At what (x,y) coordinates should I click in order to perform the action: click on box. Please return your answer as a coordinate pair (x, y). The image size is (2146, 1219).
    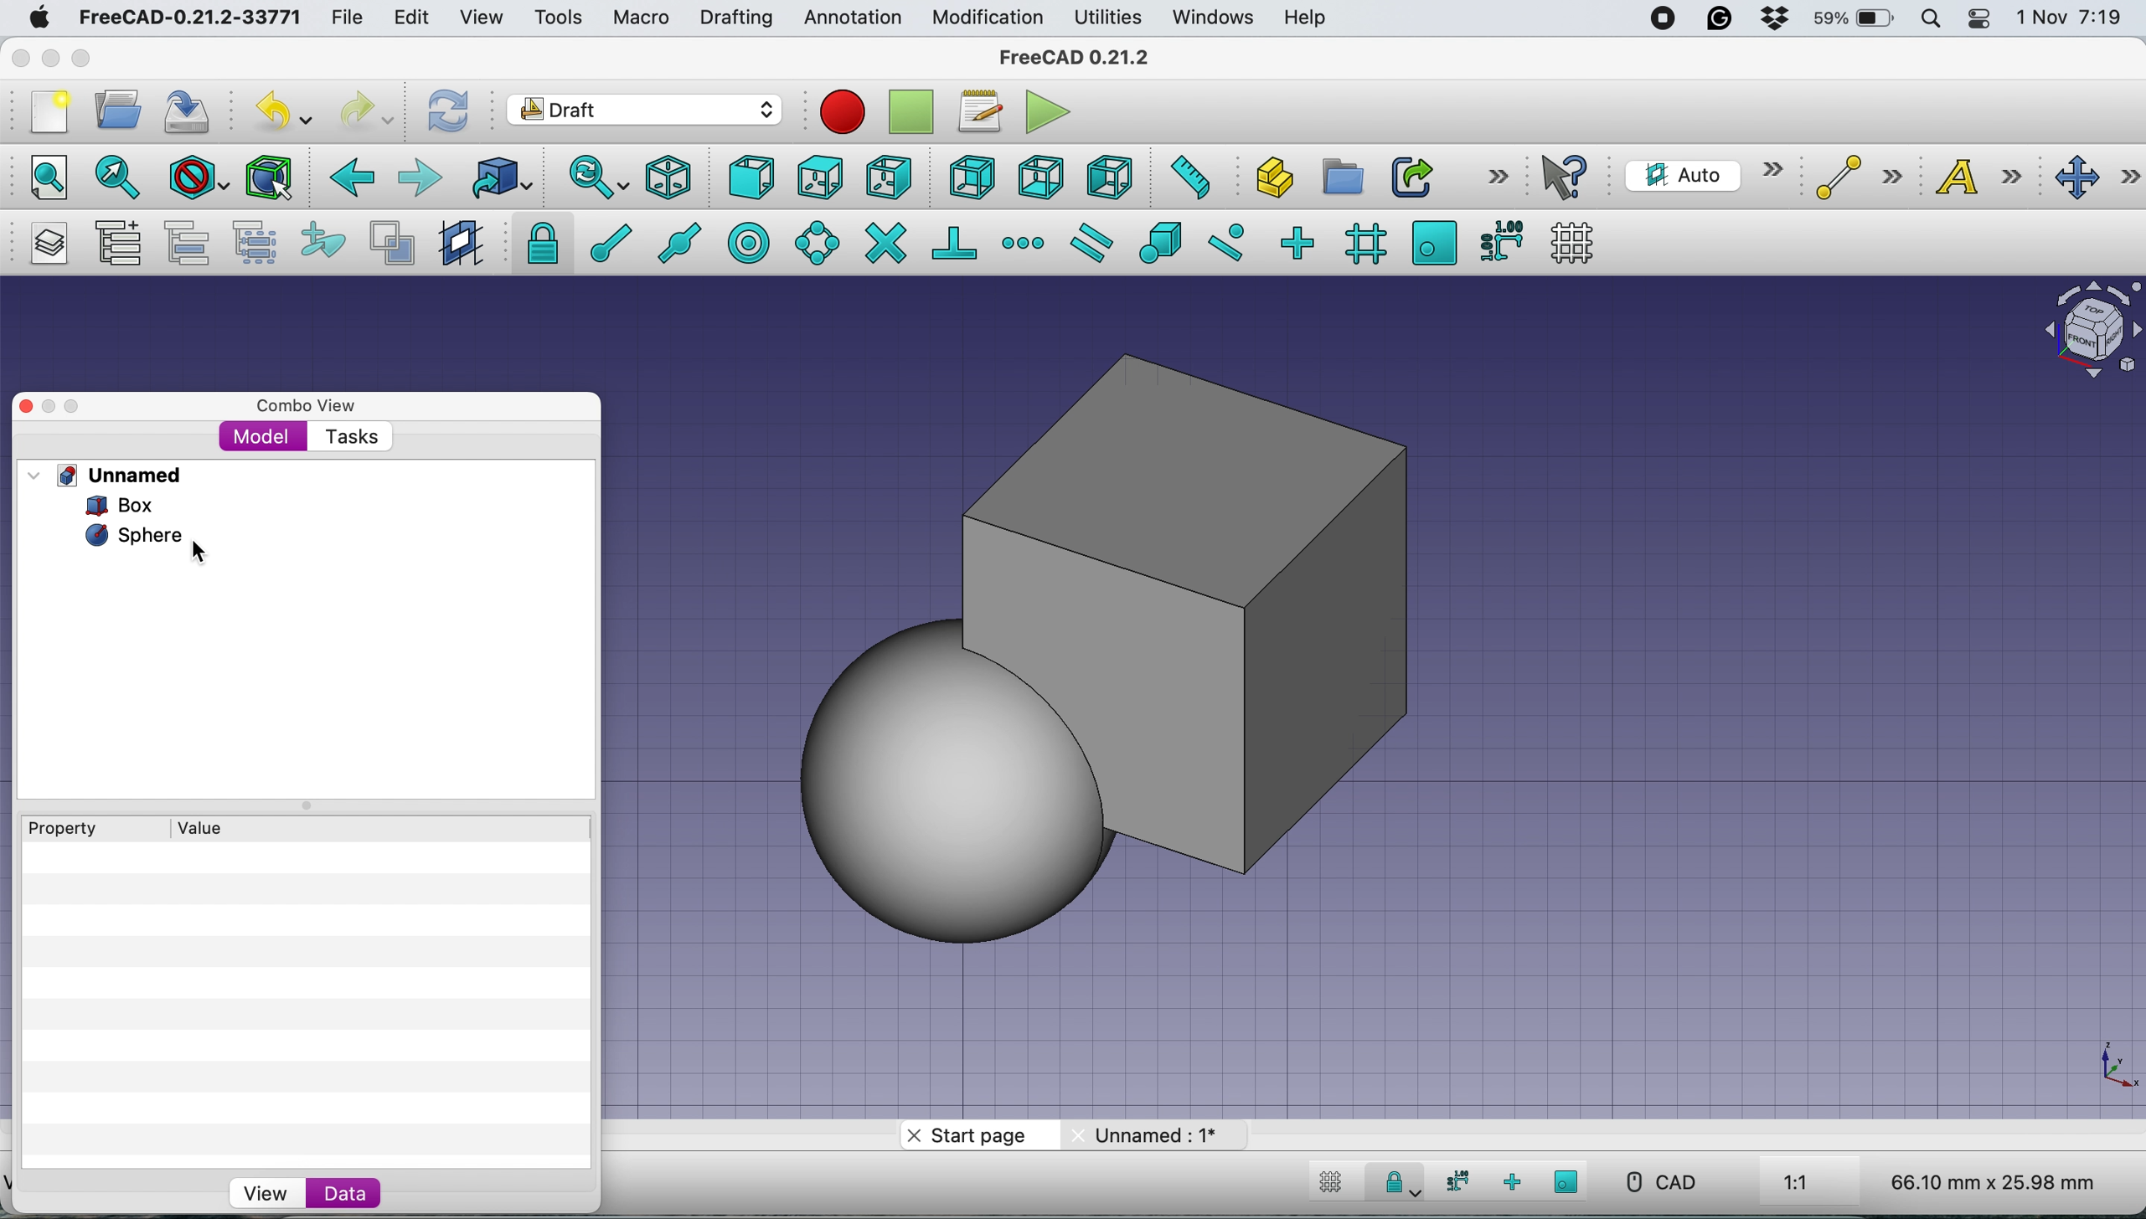
    Looking at the image, I should click on (131, 505).